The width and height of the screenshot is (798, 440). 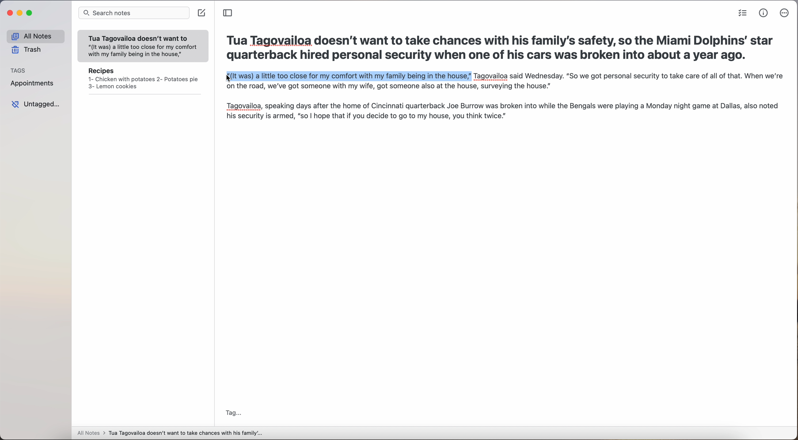 What do you see at coordinates (628, 77) in the screenshot?
I see `body text Tua Tagovailoa` at bounding box center [628, 77].